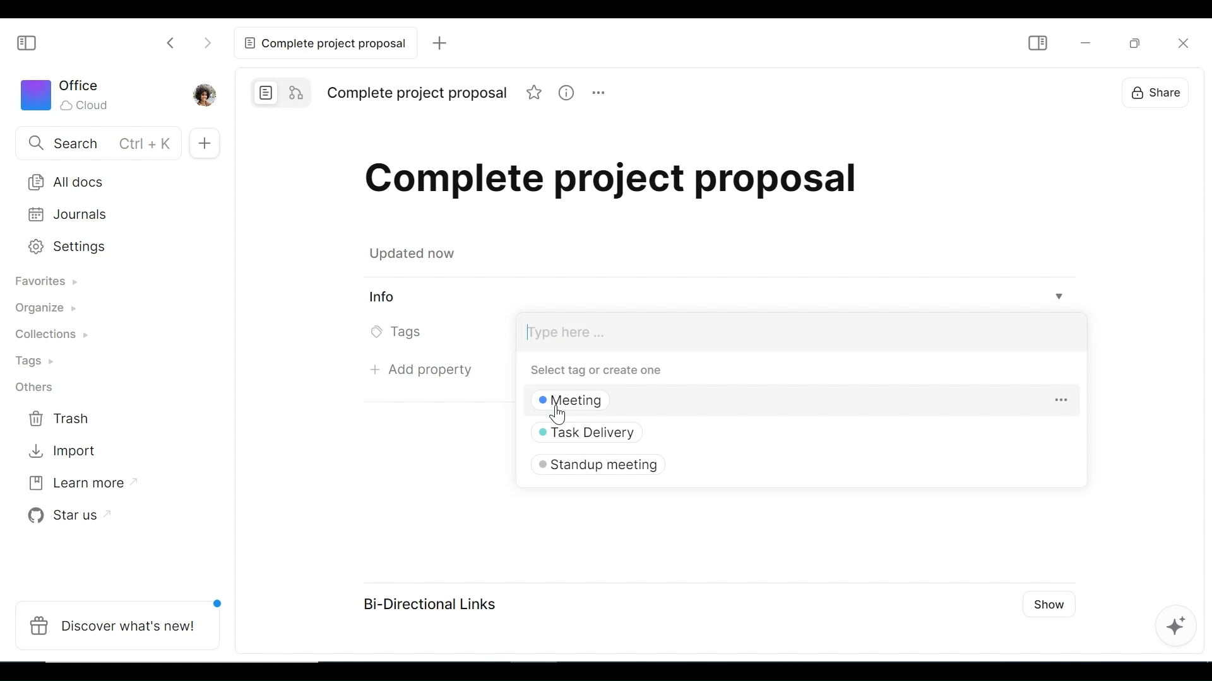  What do you see at coordinates (107, 247) in the screenshot?
I see `Settings` at bounding box center [107, 247].